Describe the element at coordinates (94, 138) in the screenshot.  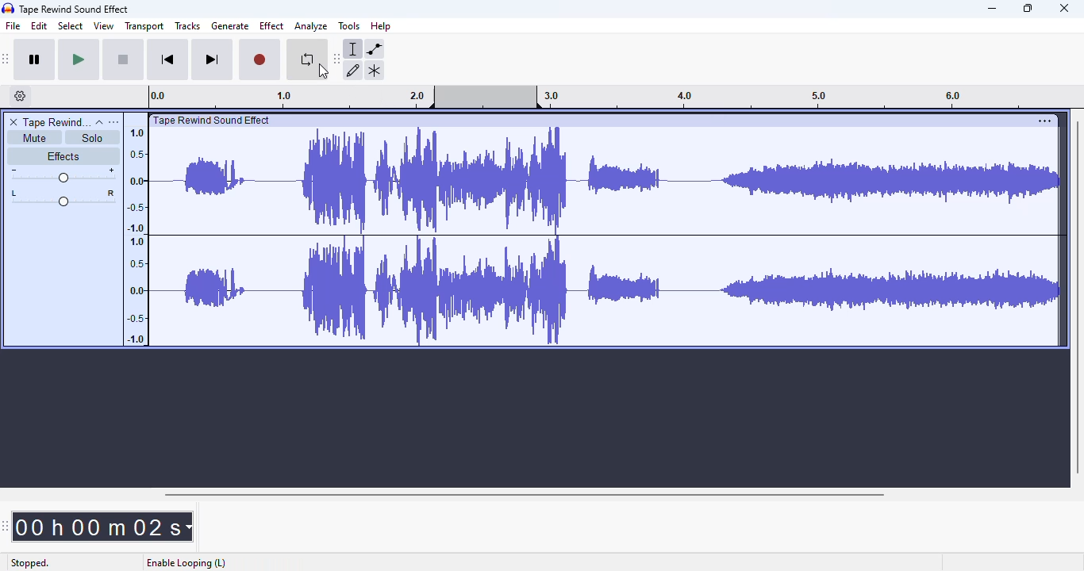
I see `solo` at that location.